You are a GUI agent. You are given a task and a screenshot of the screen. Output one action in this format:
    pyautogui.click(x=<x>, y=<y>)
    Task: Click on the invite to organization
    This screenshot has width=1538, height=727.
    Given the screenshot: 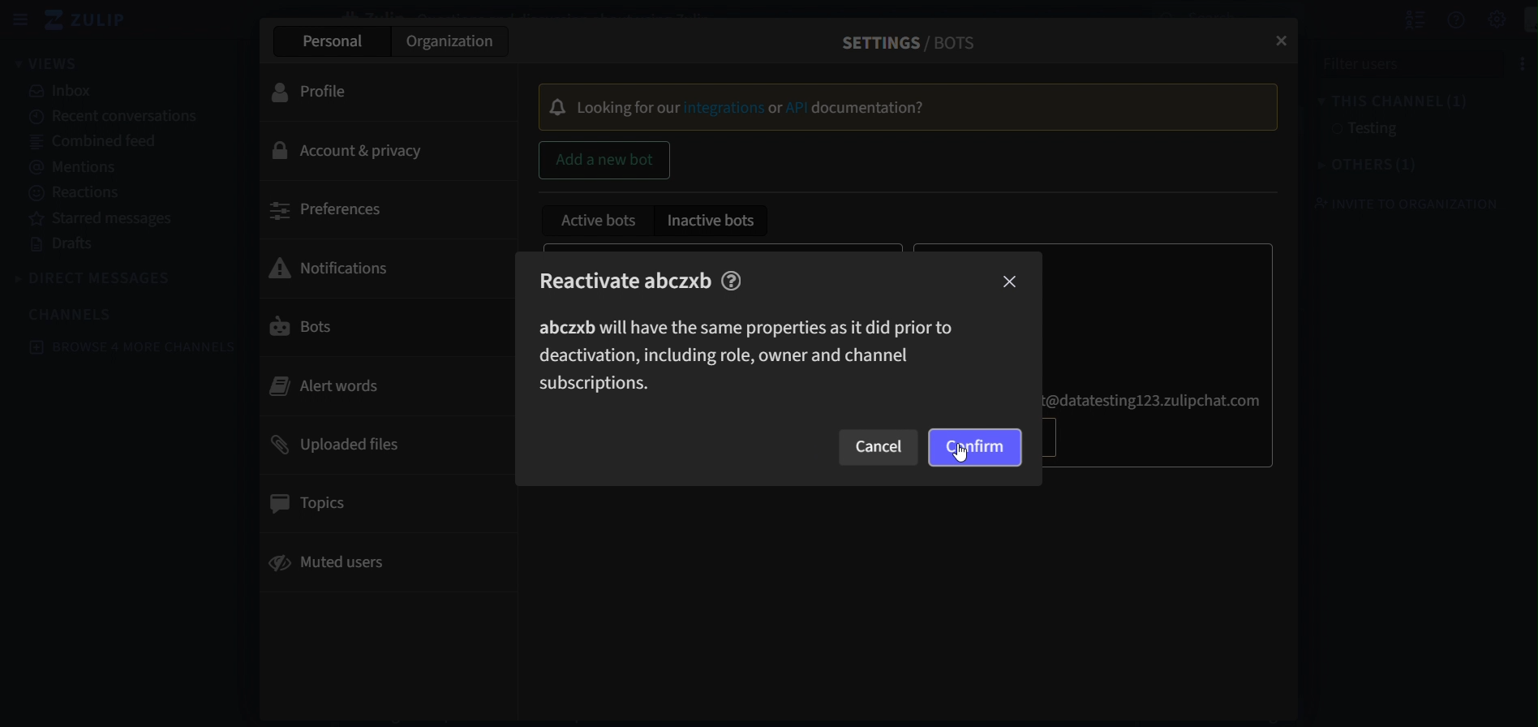 What is the action you would take?
    pyautogui.click(x=1401, y=203)
    